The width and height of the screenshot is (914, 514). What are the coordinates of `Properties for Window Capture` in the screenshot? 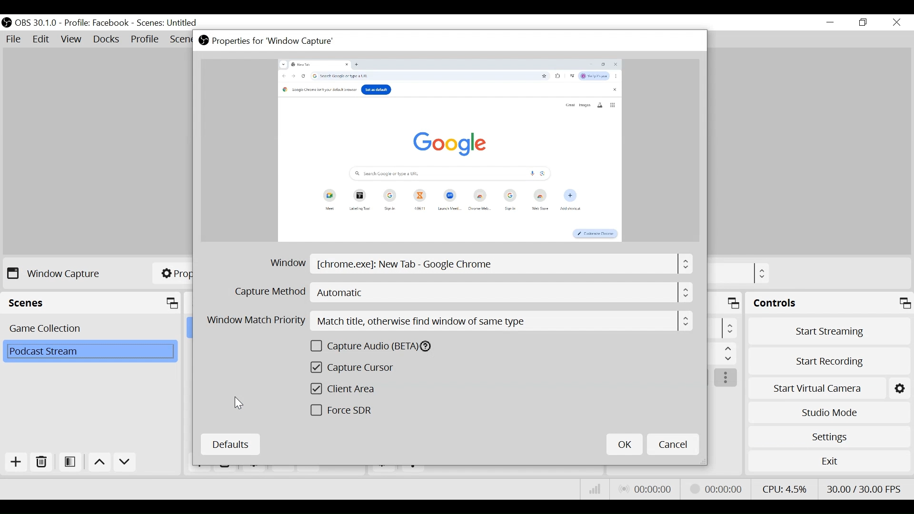 It's located at (277, 41).